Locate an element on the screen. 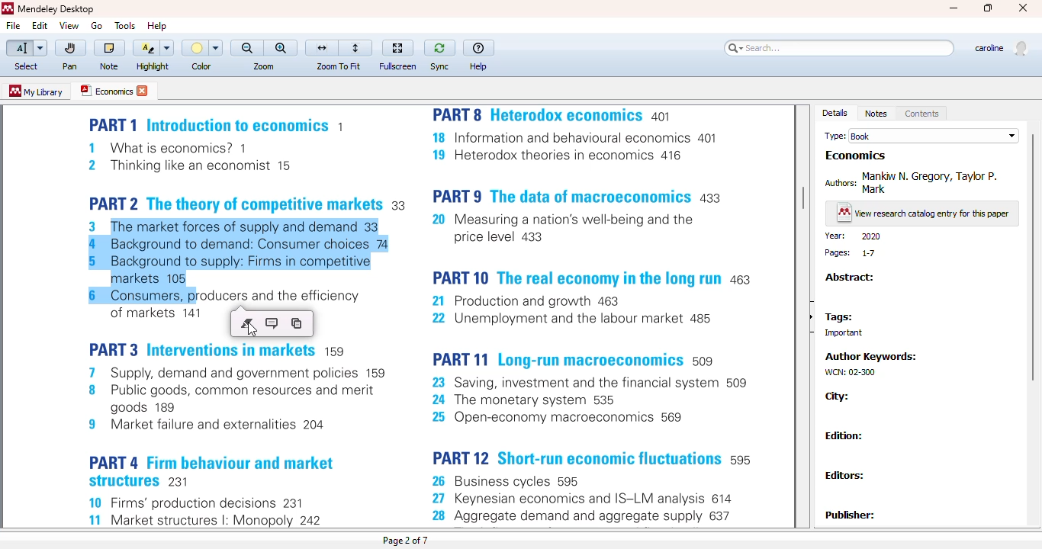 The image size is (1042, 549). pdf text is located at coordinates (583, 315).